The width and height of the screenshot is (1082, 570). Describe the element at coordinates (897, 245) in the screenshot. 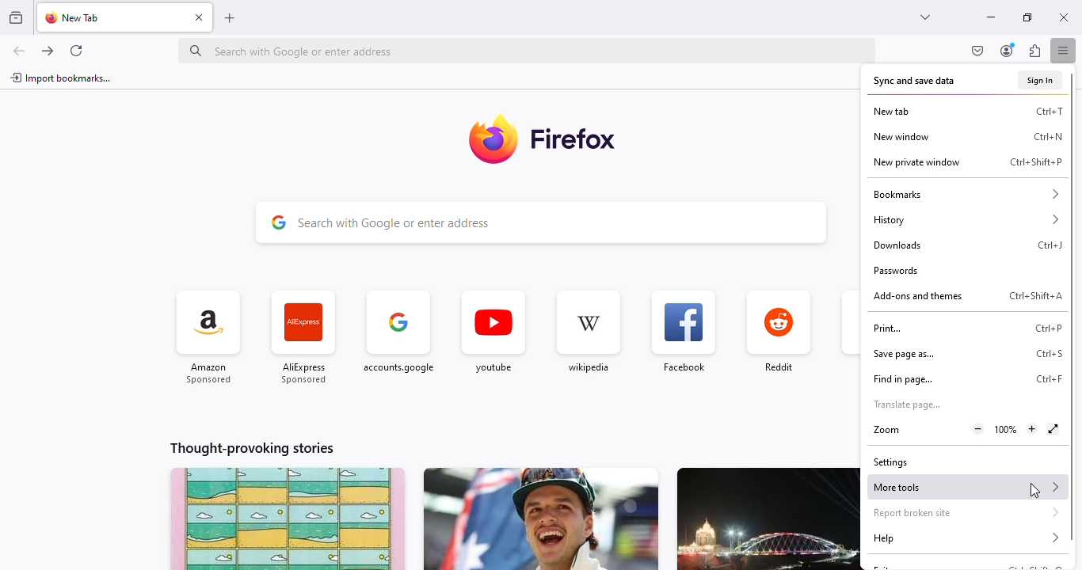

I see `downloads` at that location.